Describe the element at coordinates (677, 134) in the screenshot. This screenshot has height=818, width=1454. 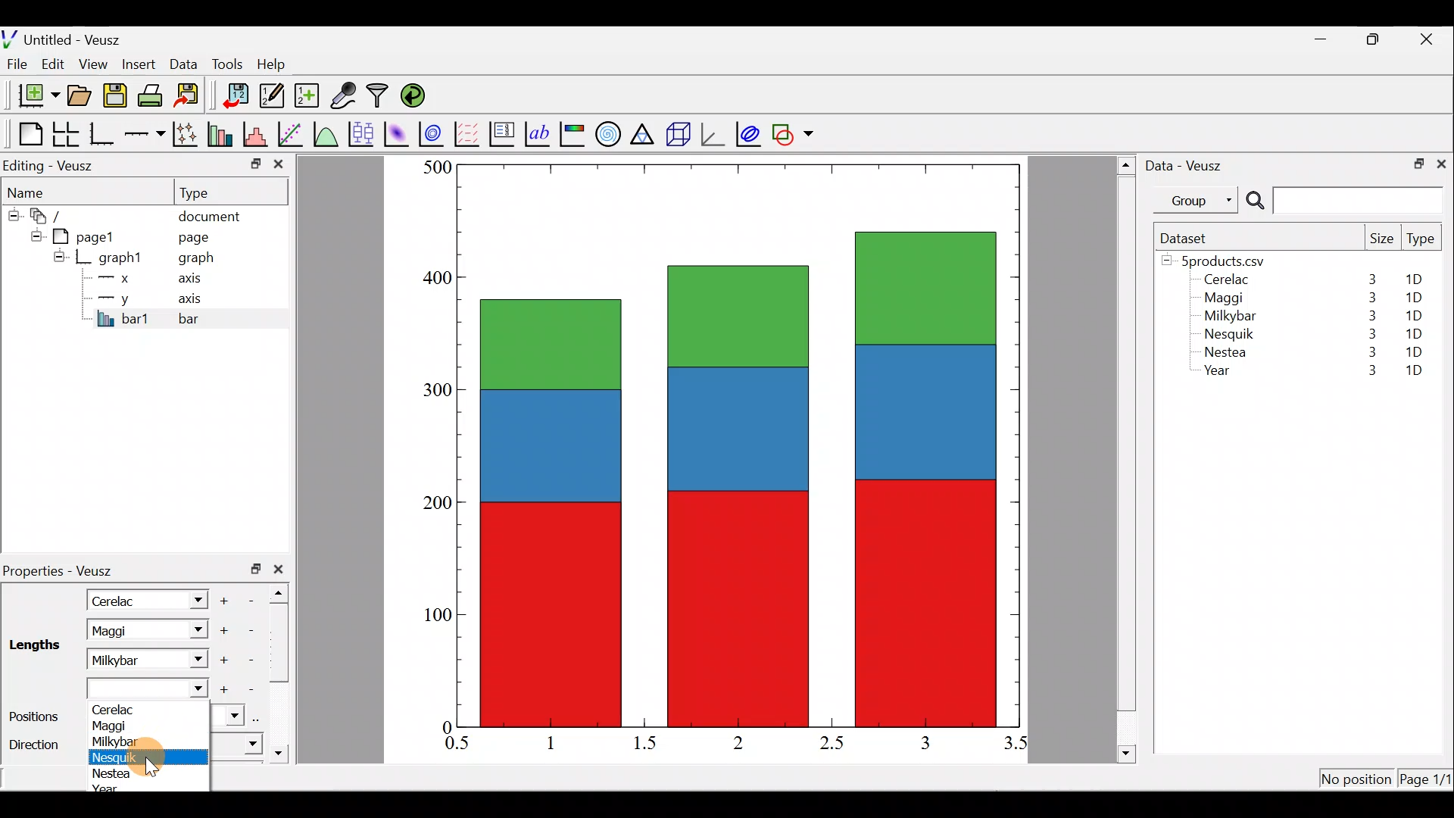
I see `3d scene` at that location.